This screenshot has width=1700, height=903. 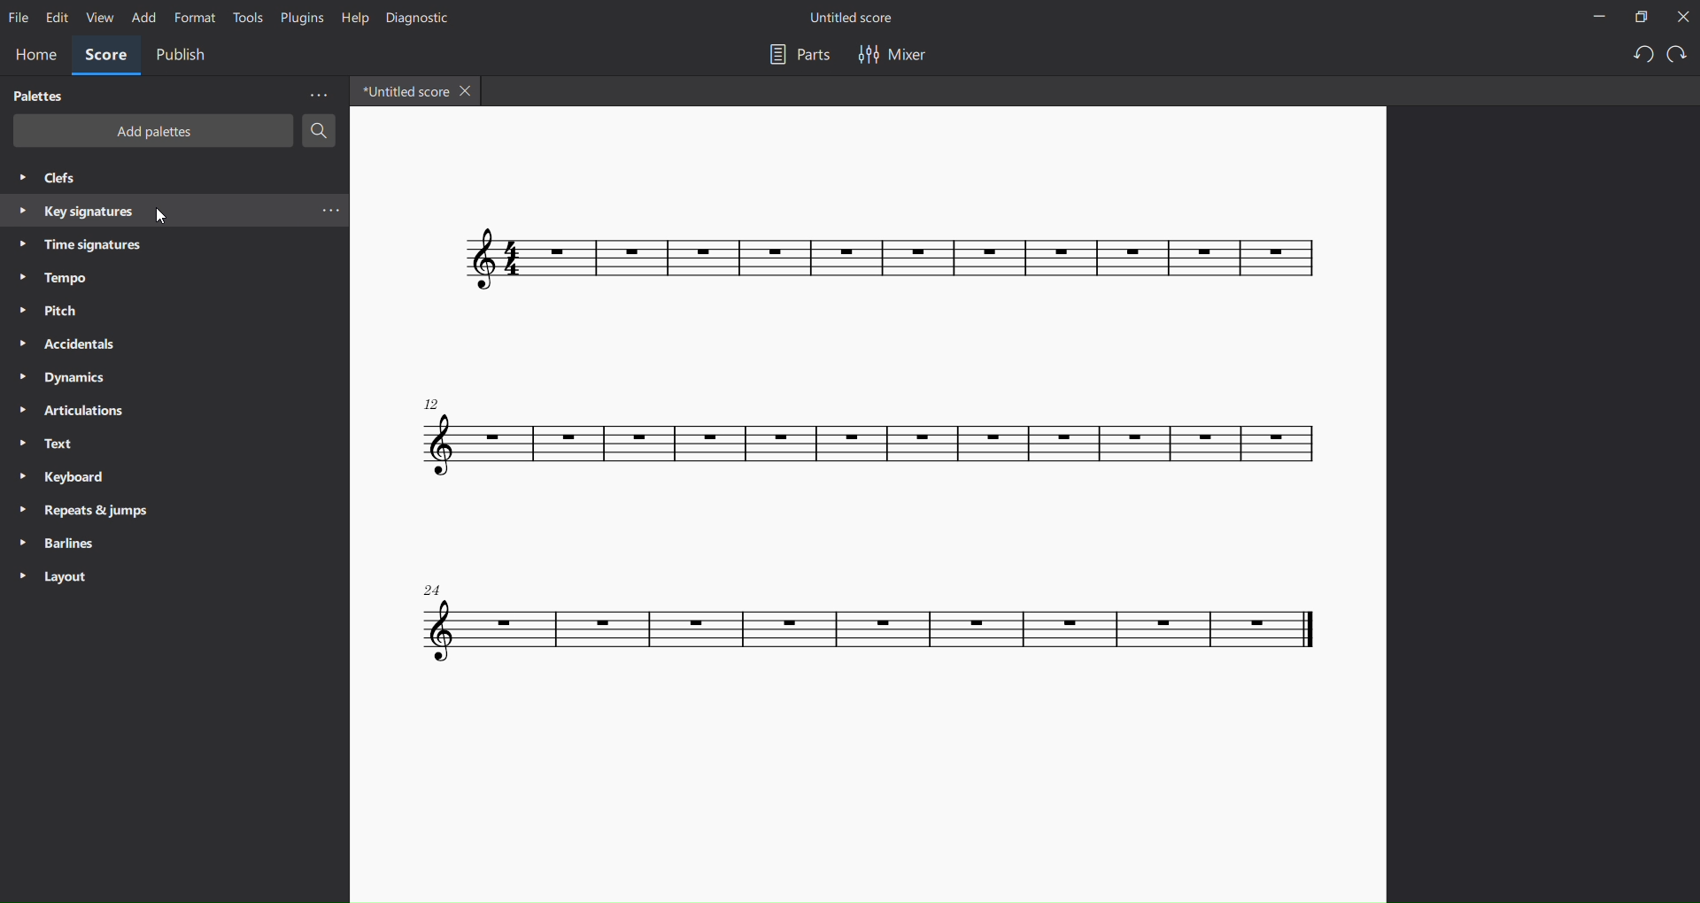 I want to click on pitch, so click(x=54, y=311).